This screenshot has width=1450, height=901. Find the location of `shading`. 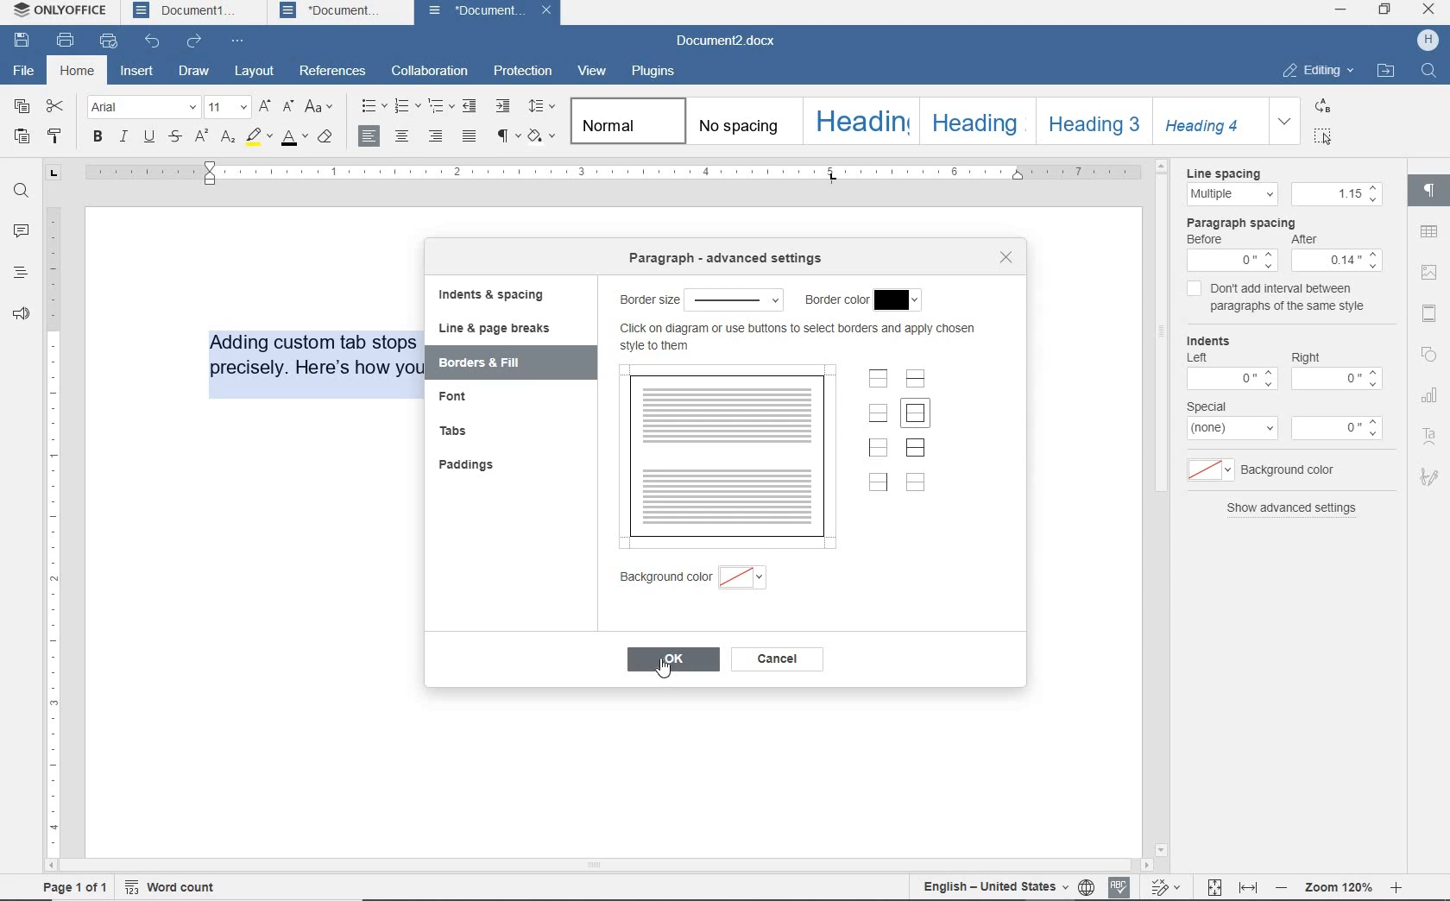

shading is located at coordinates (540, 136).